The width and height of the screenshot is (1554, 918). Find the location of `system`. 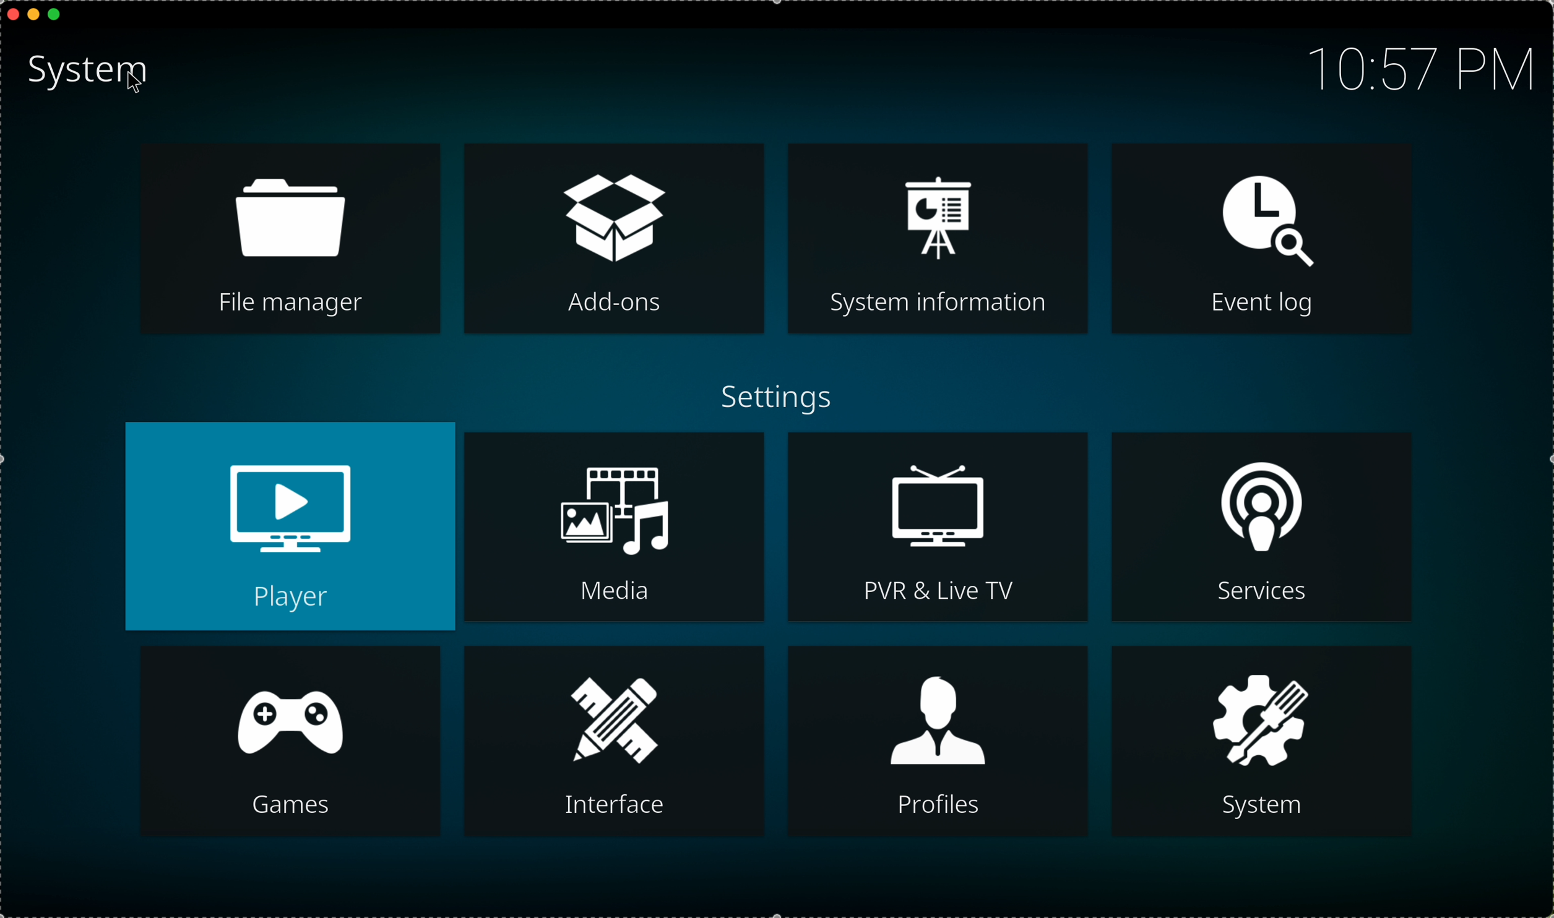

system is located at coordinates (91, 74).